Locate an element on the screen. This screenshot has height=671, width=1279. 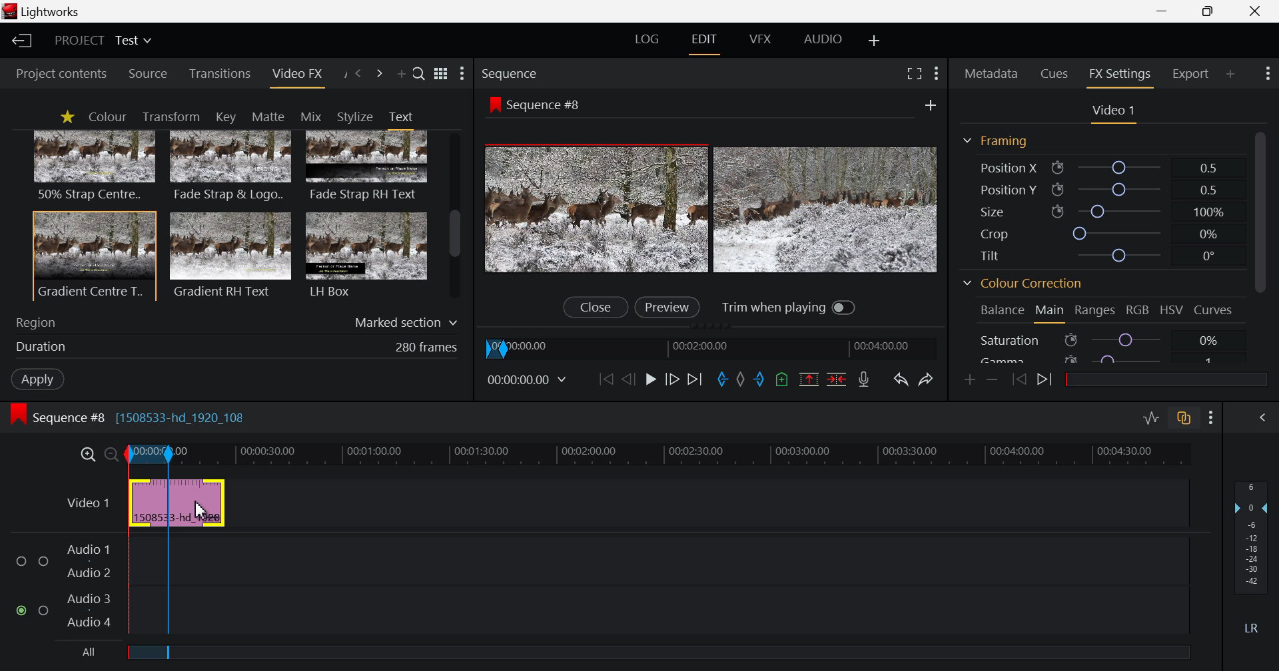
Project Timeline is located at coordinates (655, 455).